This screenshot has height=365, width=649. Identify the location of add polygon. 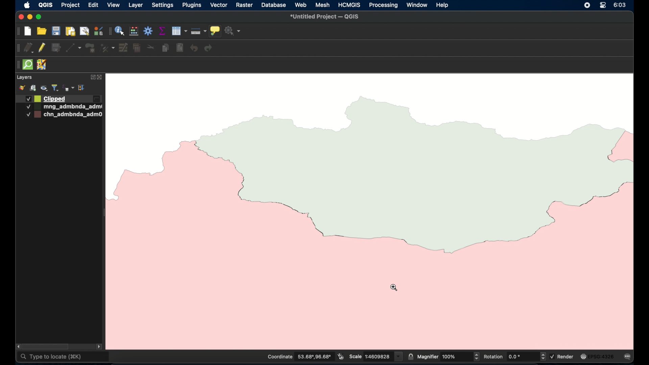
(91, 48).